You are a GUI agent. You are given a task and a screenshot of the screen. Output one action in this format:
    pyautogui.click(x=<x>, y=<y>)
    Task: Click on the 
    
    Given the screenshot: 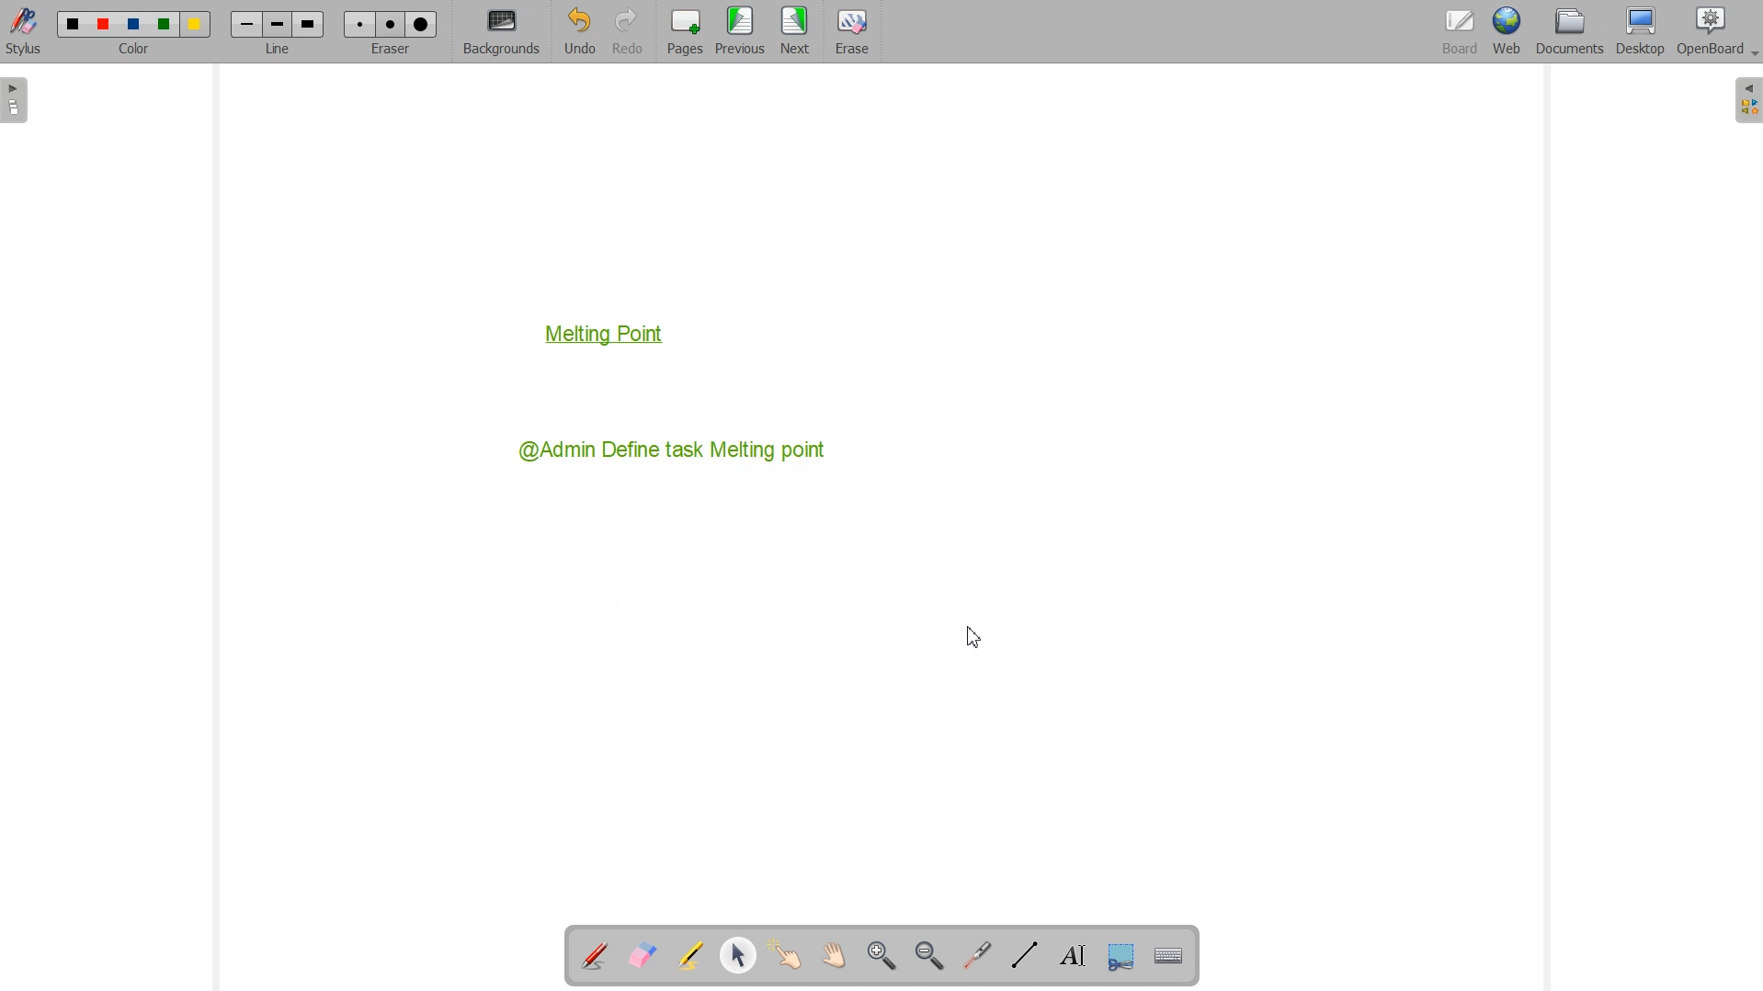 What is the action you would take?
    pyautogui.click(x=740, y=32)
    